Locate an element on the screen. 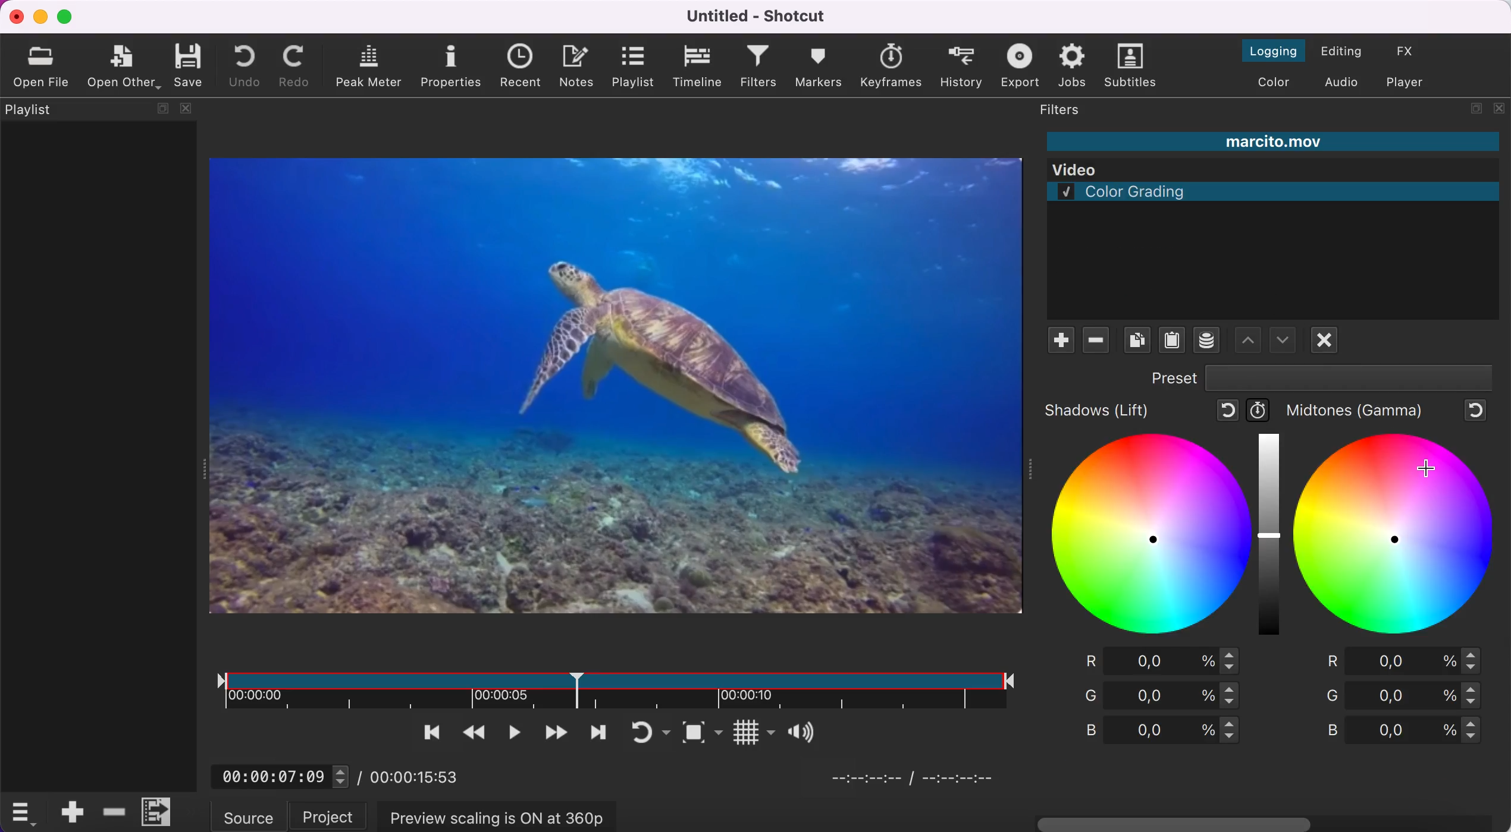  switch to the effect layout is located at coordinates (1418, 51).